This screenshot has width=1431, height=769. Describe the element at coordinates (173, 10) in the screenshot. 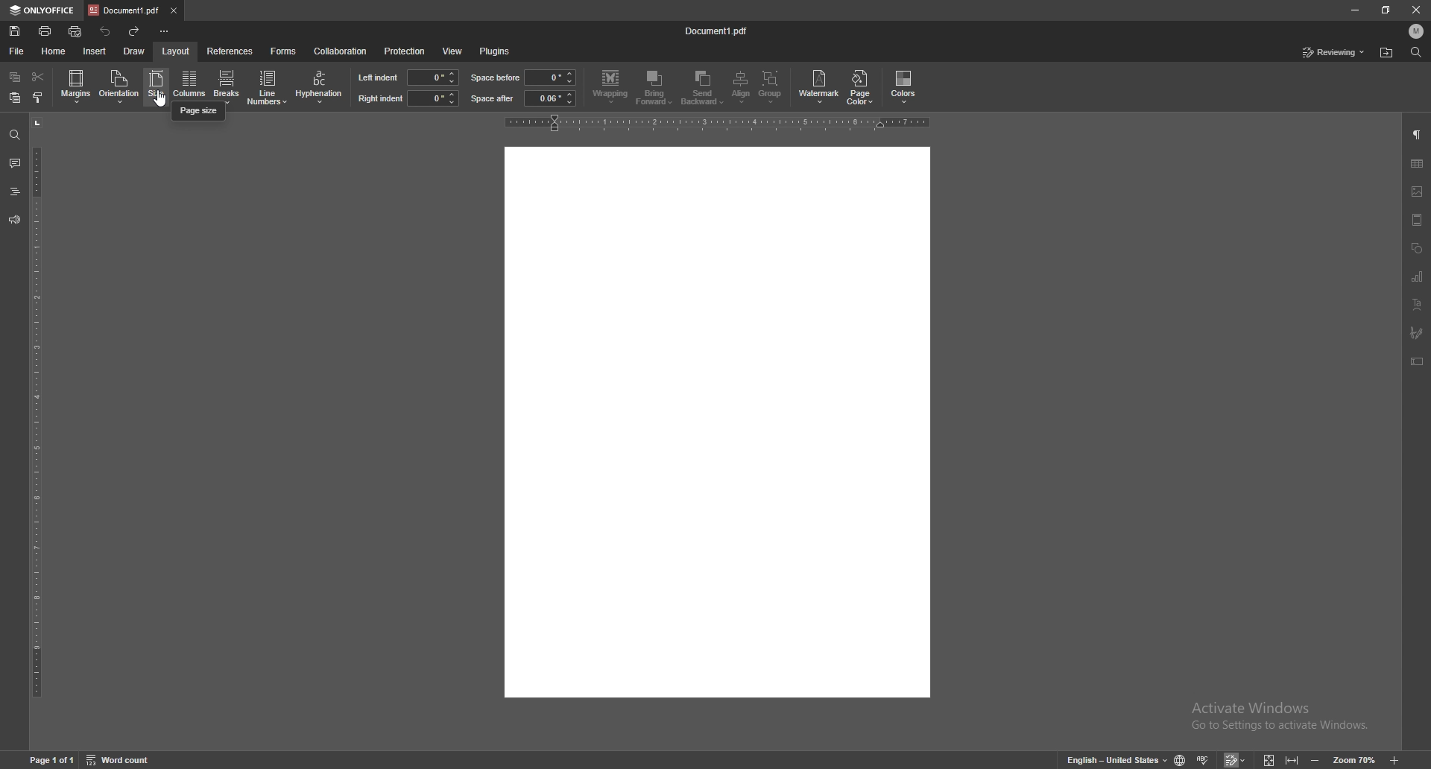

I see `close tab` at that location.